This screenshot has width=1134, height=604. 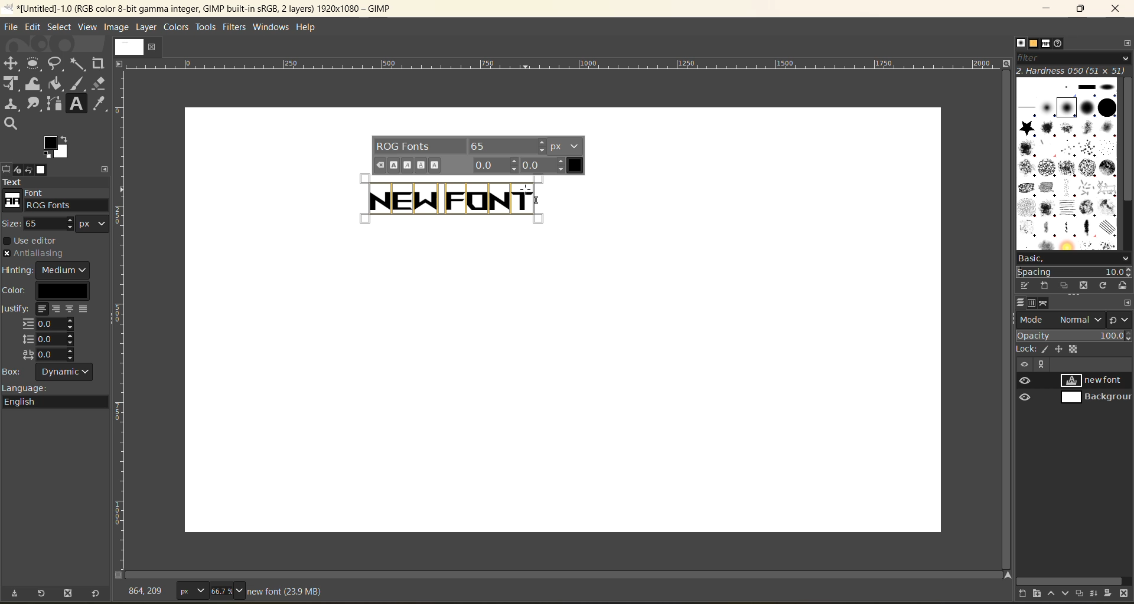 What do you see at coordinates (210, 8) in the screenshot?
I see `file name and app name` at bounding box center [210, 8].